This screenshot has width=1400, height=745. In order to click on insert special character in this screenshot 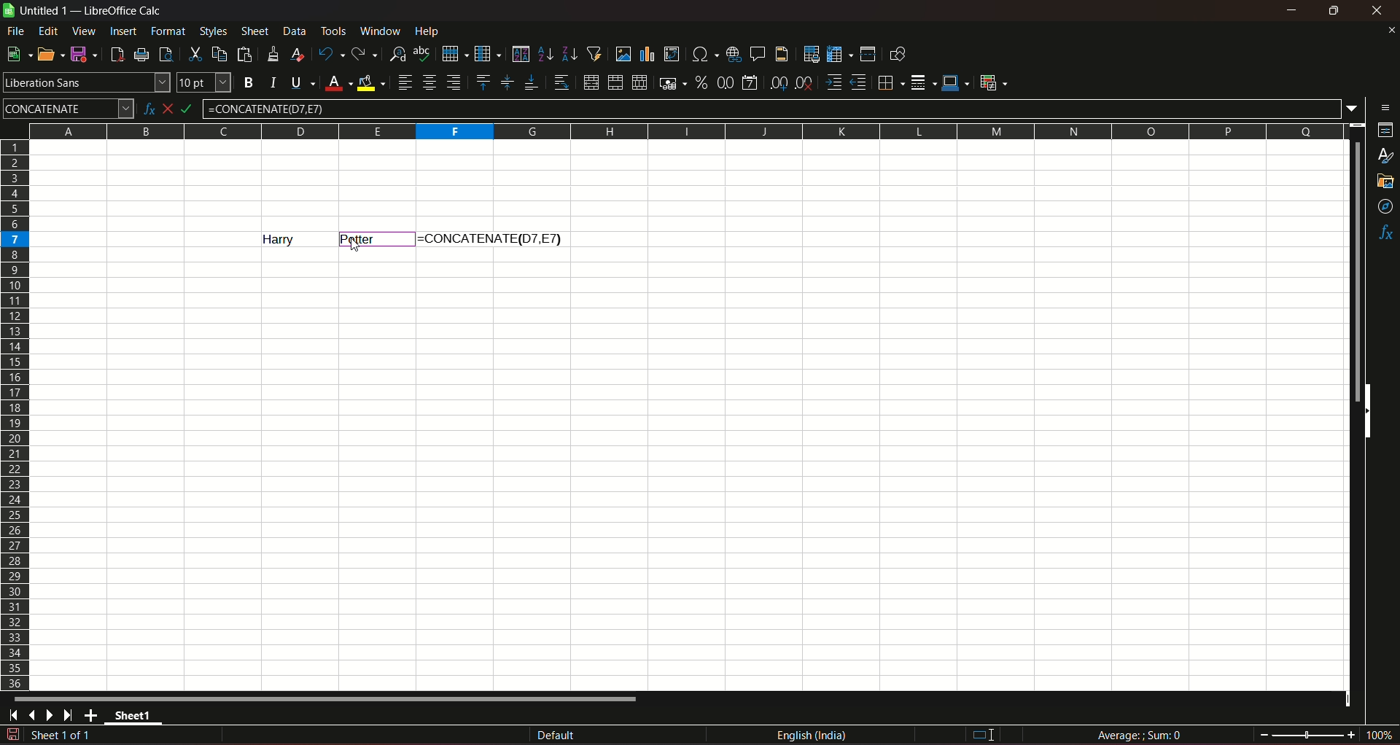, I will do `click(703, 52)`.